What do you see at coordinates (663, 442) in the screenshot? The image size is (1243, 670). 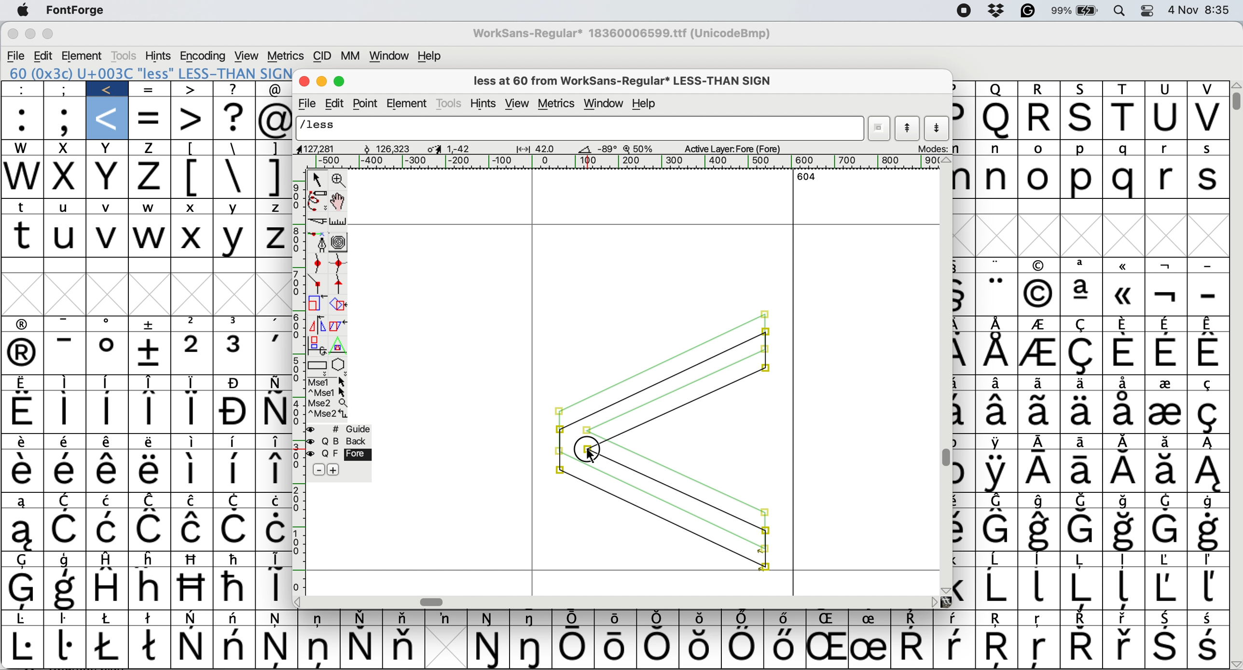 I see `drag glyph to baseline` at bounding box center [663, 442].